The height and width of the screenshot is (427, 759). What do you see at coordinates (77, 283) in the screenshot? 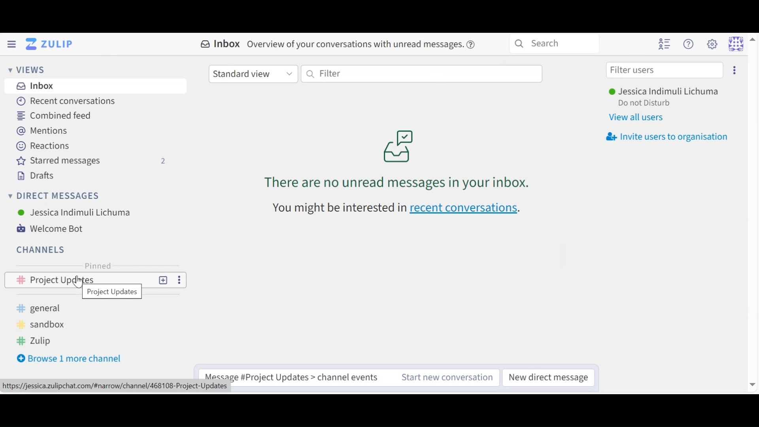
I see `Cursor` at bounding box center [77, 283].